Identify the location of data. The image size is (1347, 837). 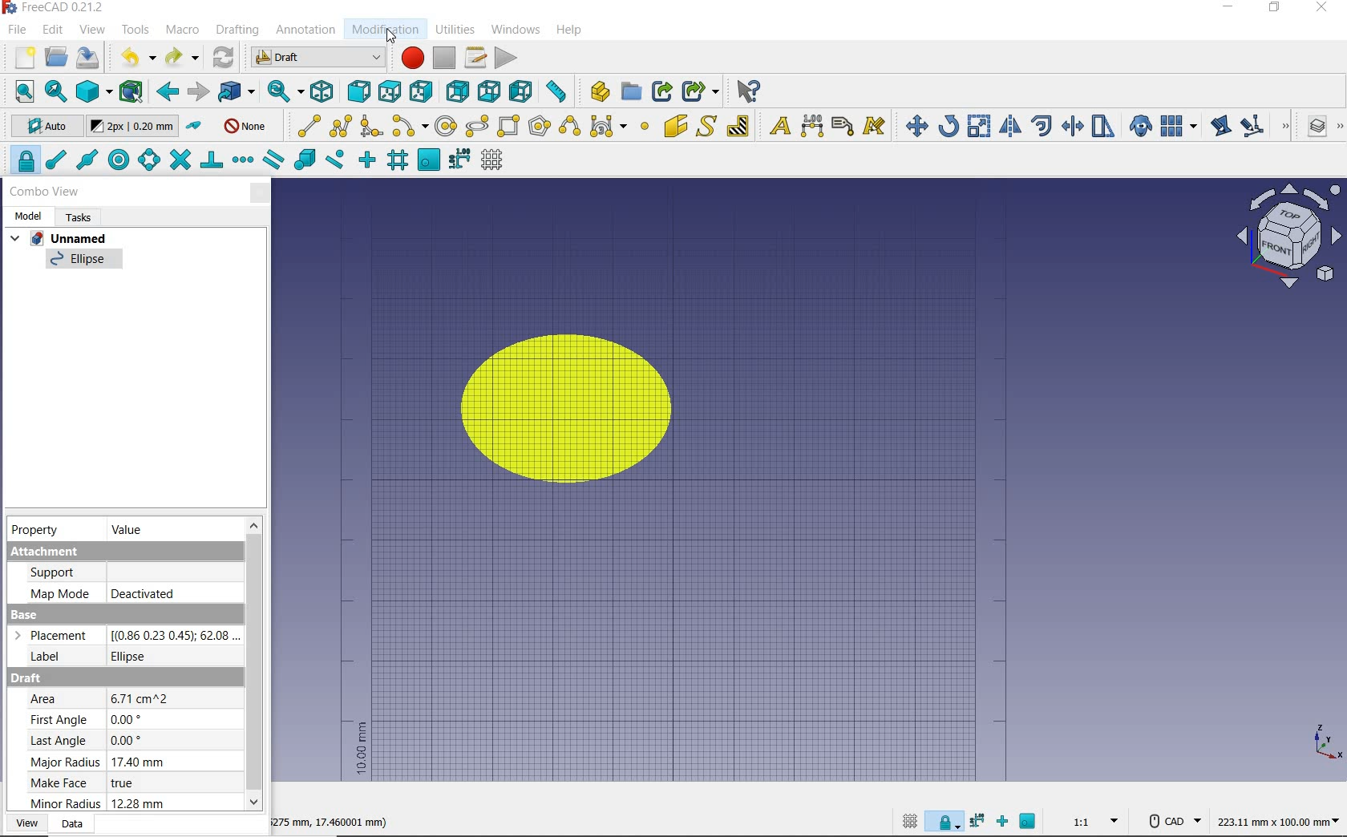
(74, 825).